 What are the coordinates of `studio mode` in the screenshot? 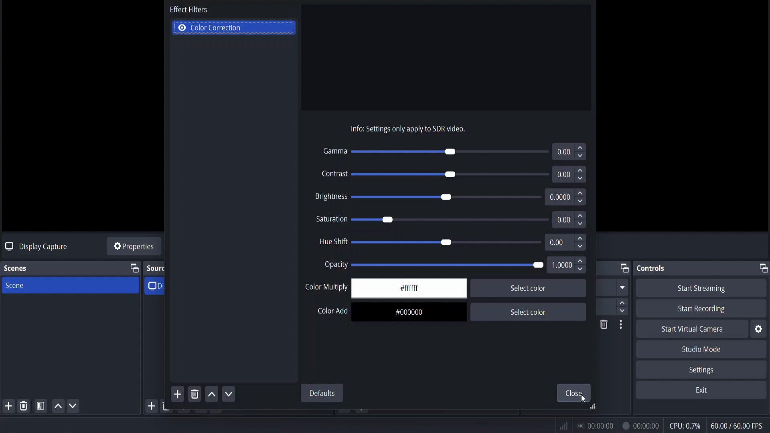 It's located at (703, 349).